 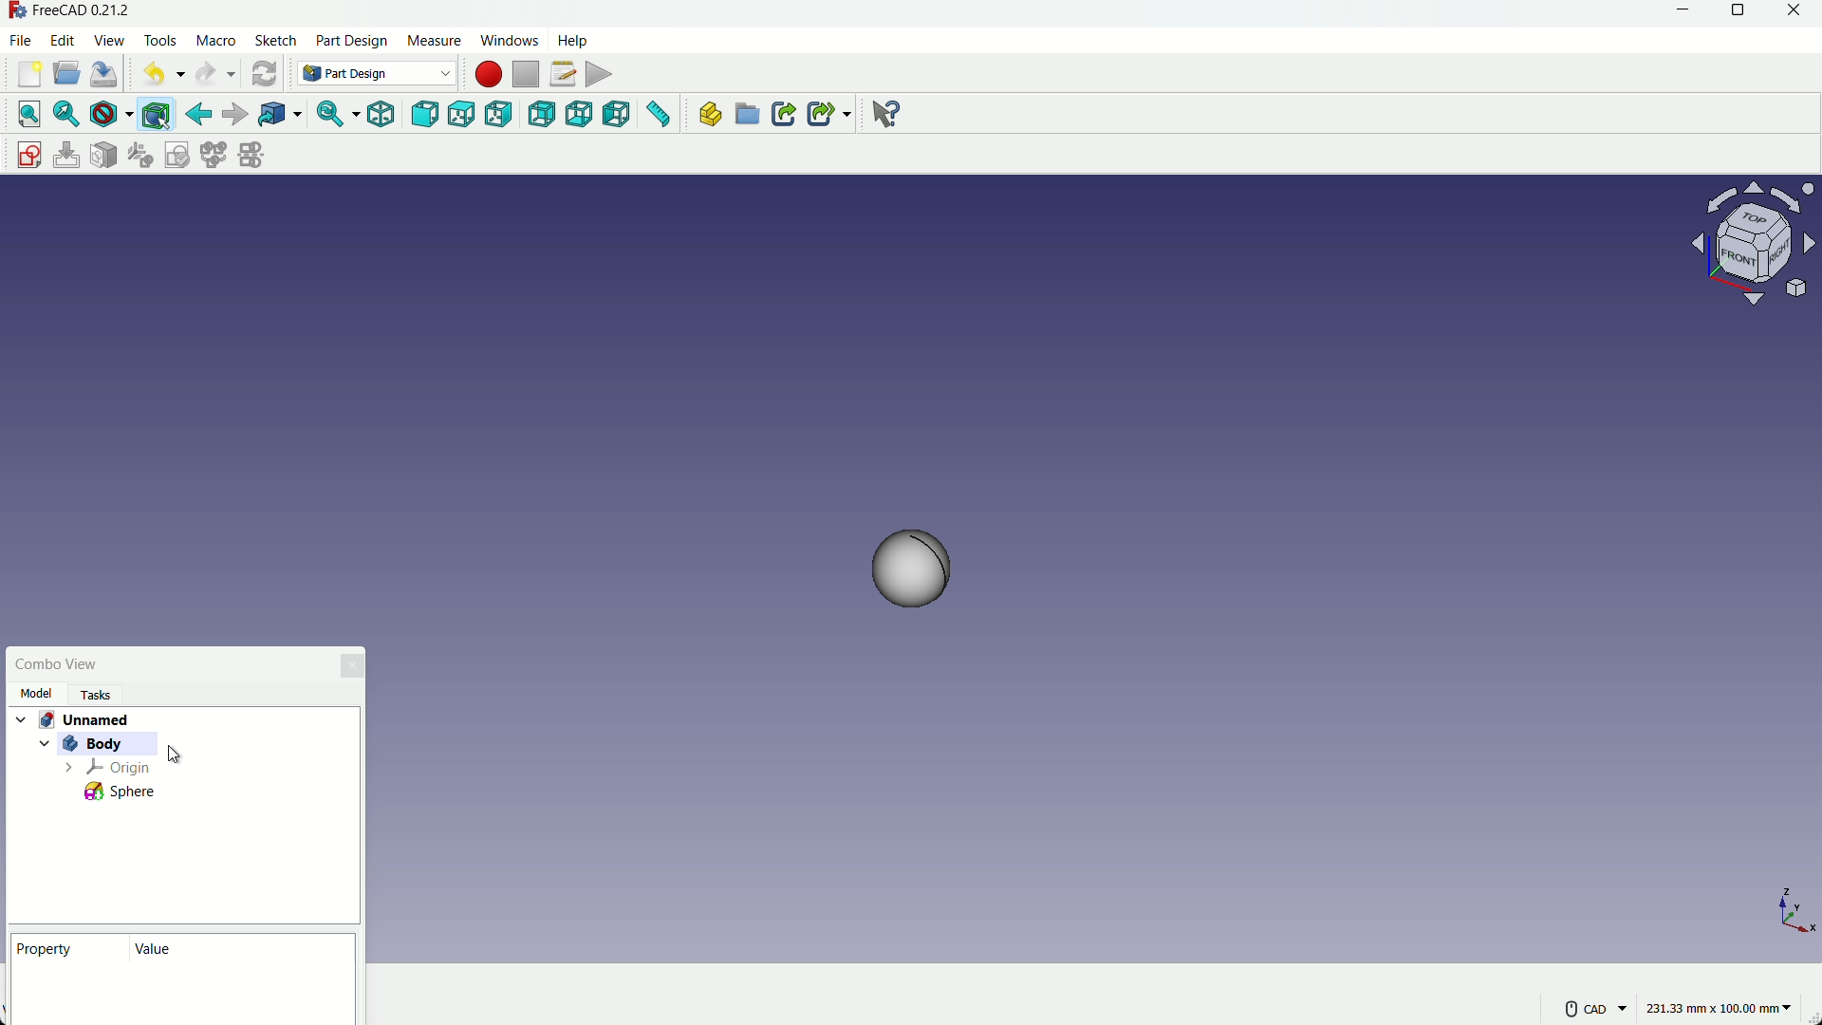 I want to click on start macros, so click(x=490, y=75).